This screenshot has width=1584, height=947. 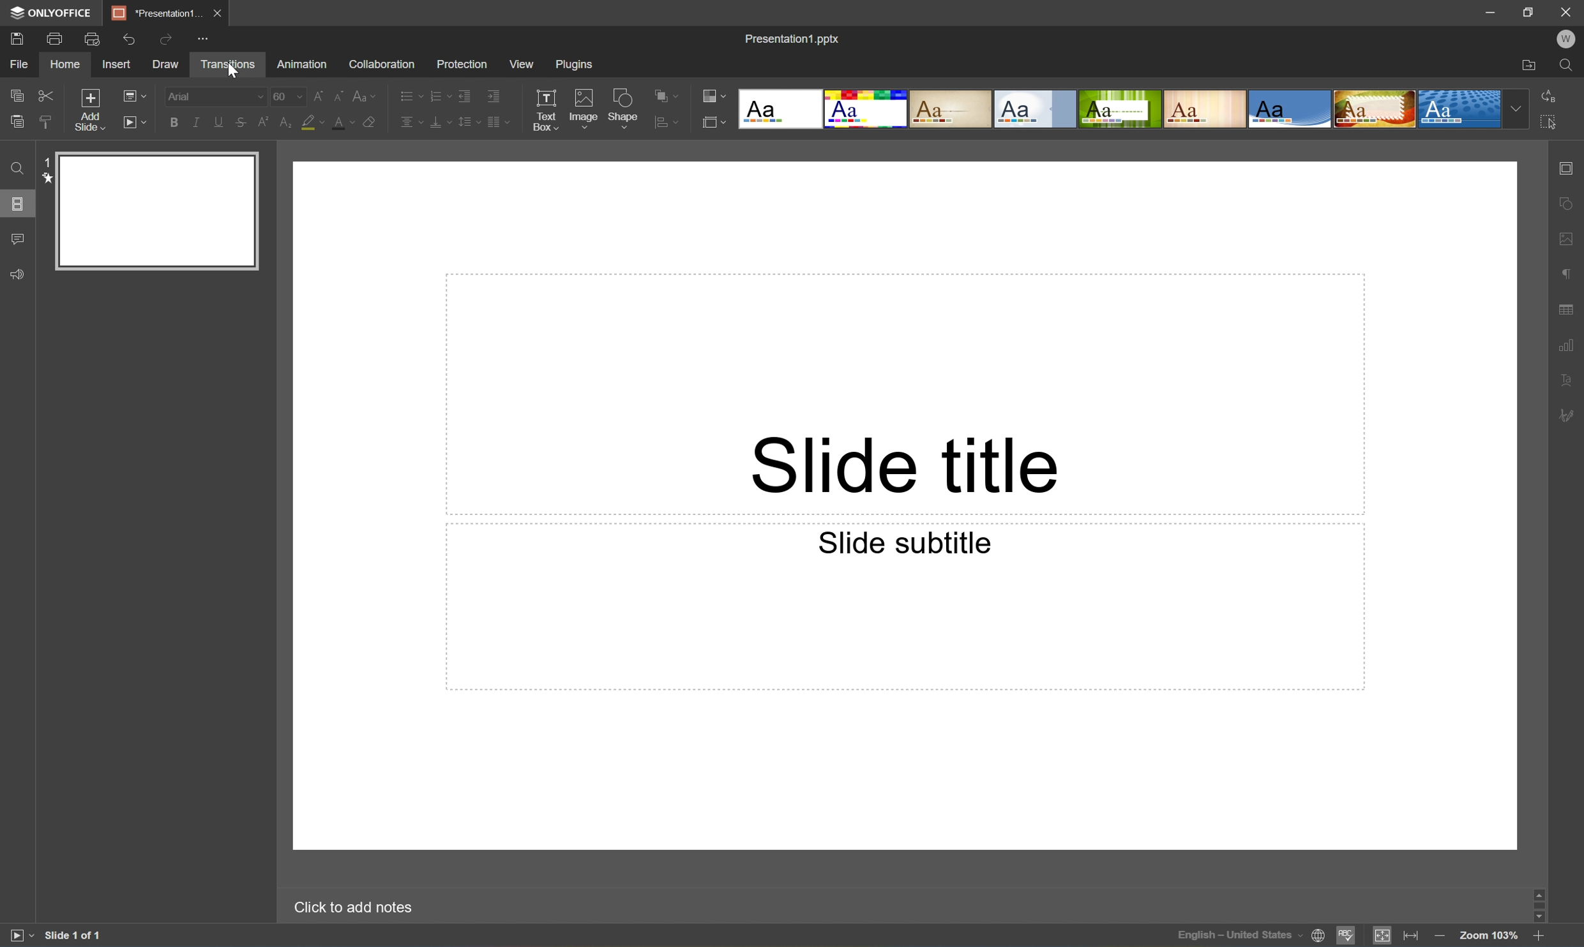 What do you see at coordinates (316, 96) in the screenshot?
I see `Increment font size` at bounding box center [316, 96].